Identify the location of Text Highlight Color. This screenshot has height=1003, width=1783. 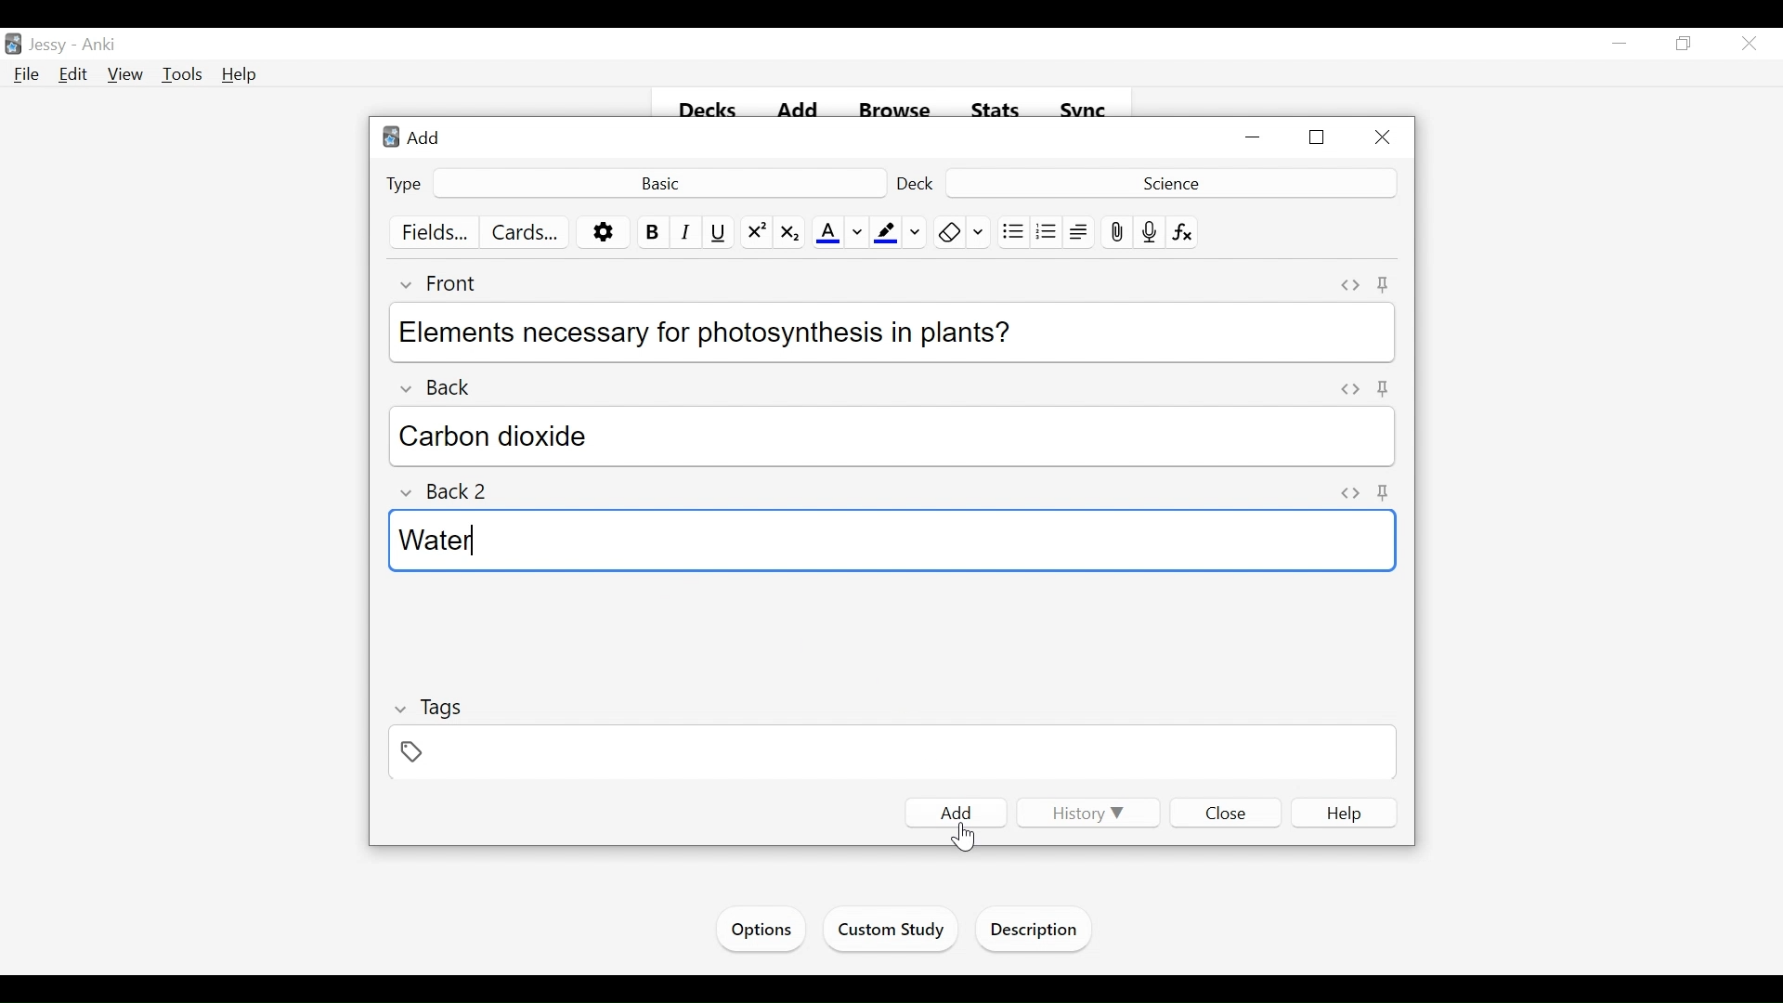
(884, 233).